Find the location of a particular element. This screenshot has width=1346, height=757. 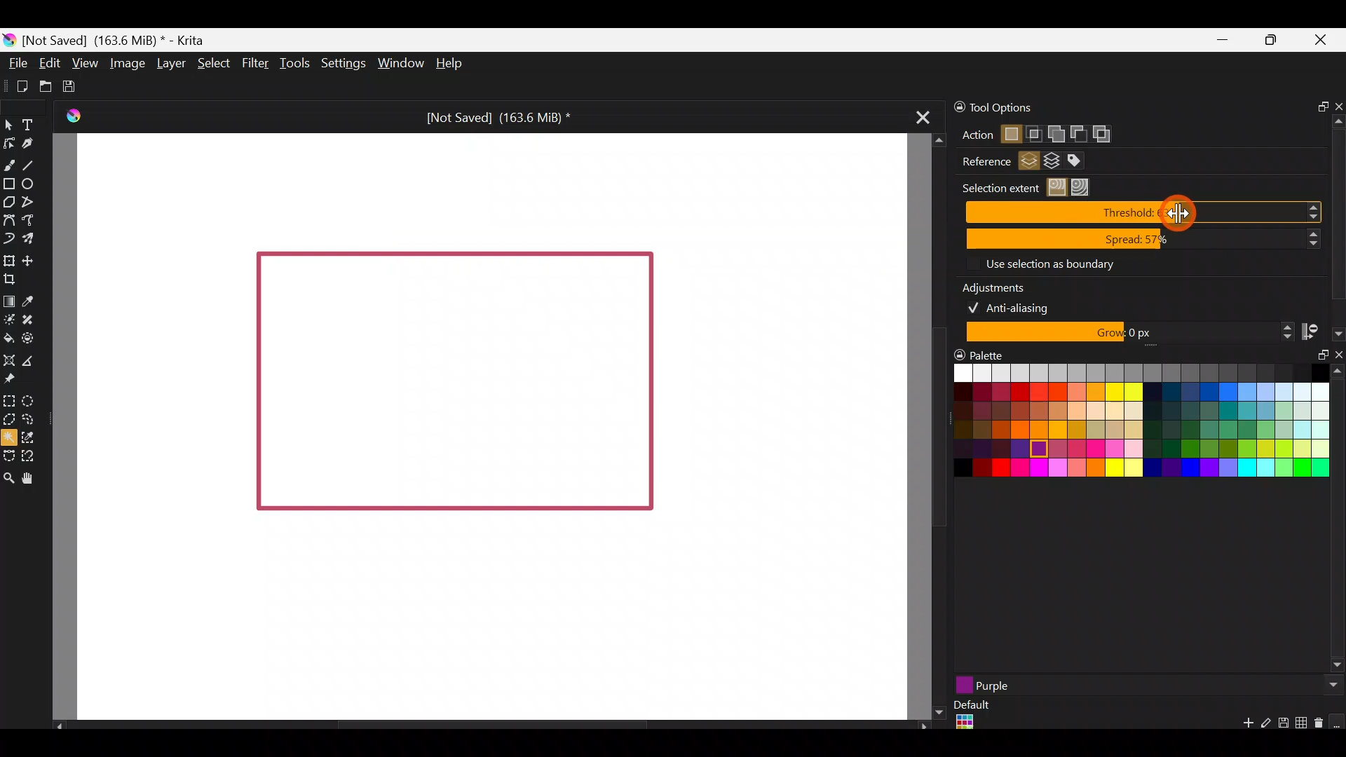

Filter is located at coordinates (253, 63).